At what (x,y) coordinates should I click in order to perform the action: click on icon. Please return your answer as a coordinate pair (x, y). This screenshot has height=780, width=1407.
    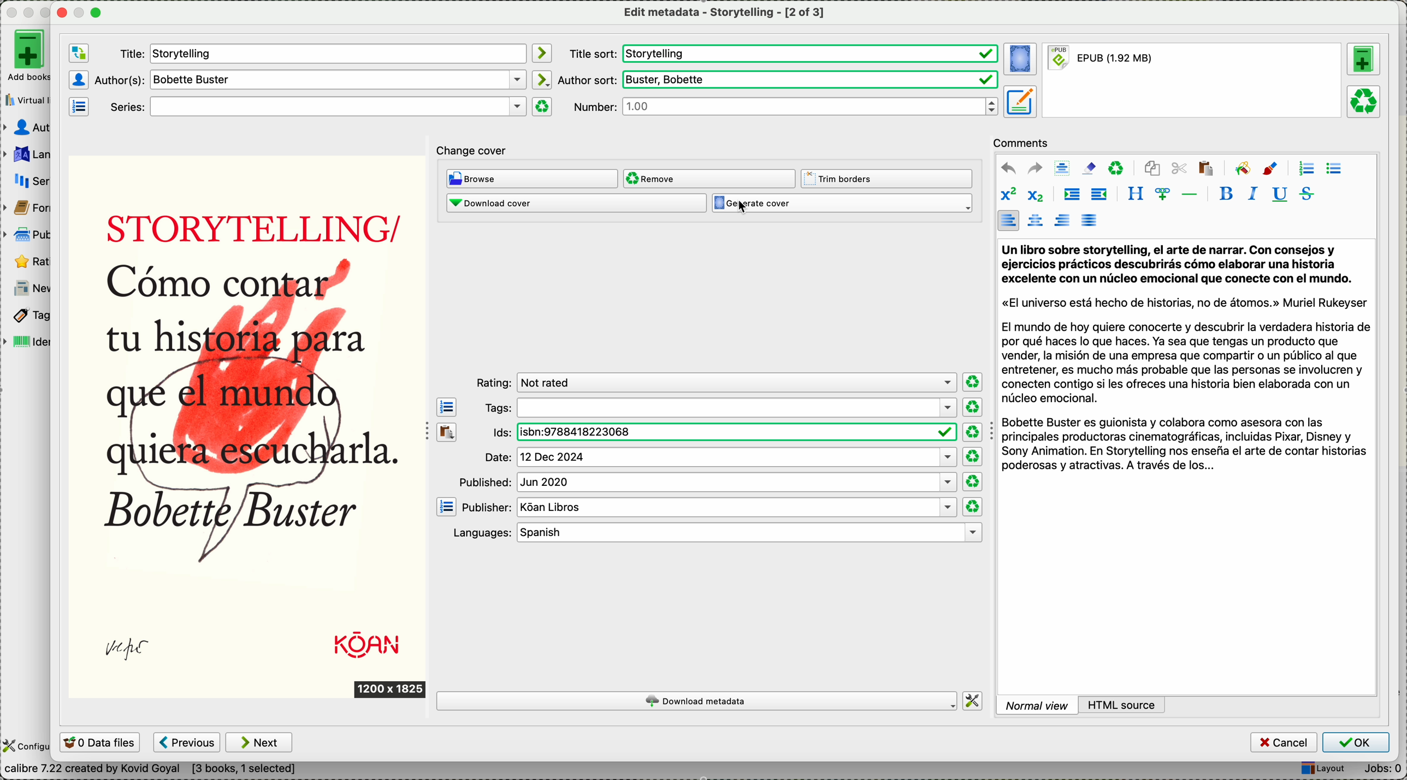
    Looking at the image, I should click on (542, 53).